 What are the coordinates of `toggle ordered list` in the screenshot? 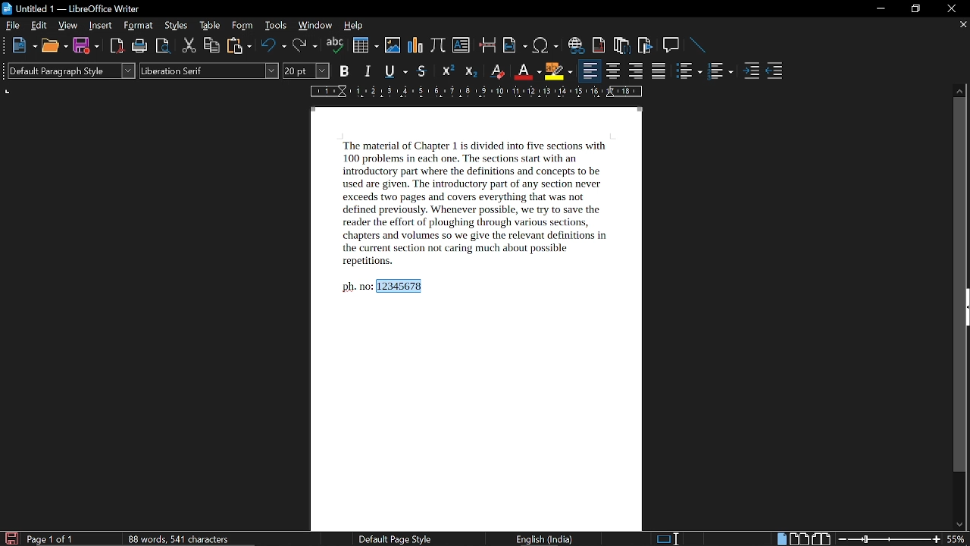 It's located at (721, 73).